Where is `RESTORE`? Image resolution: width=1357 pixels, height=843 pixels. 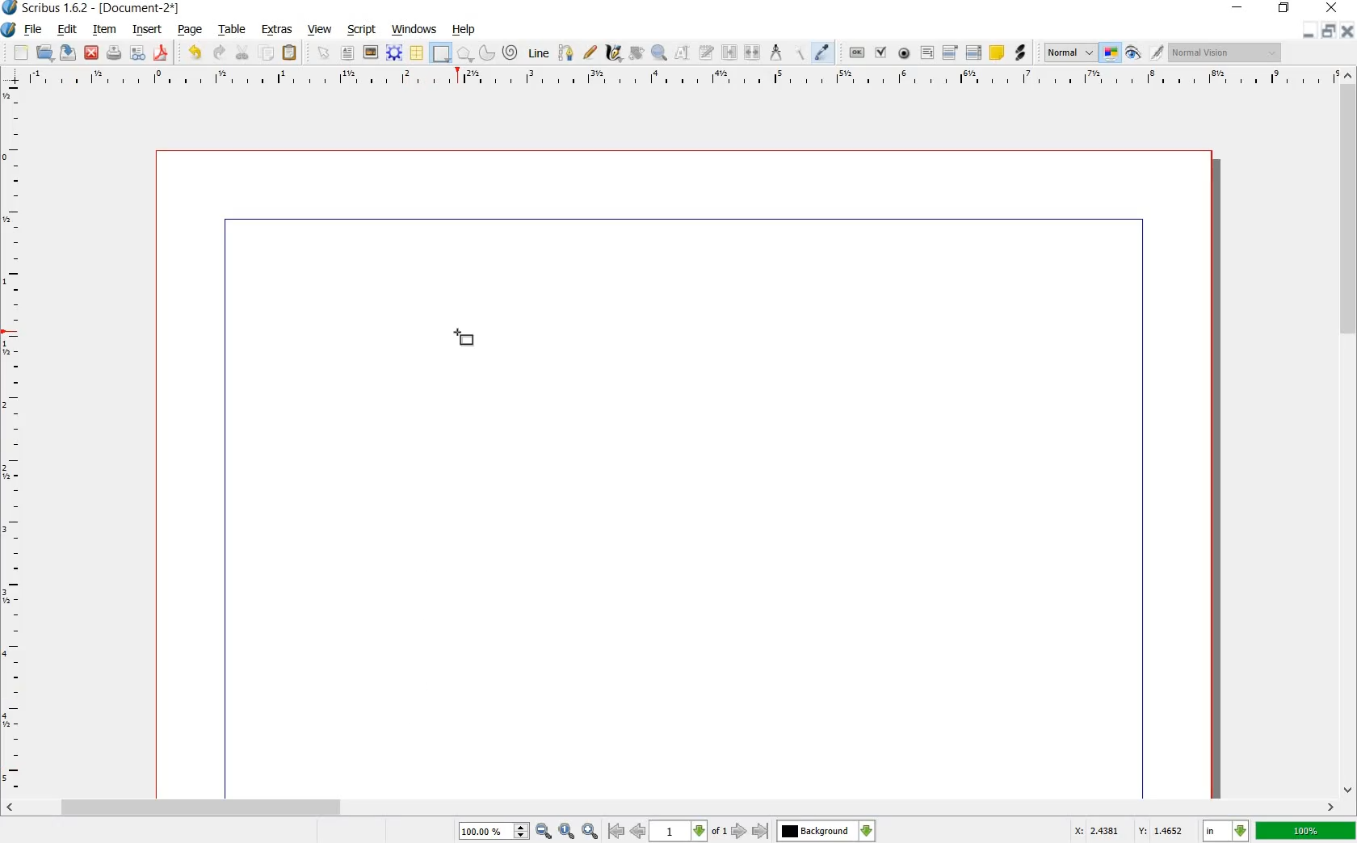
RESTORE is located at coordinates (1283, 10).